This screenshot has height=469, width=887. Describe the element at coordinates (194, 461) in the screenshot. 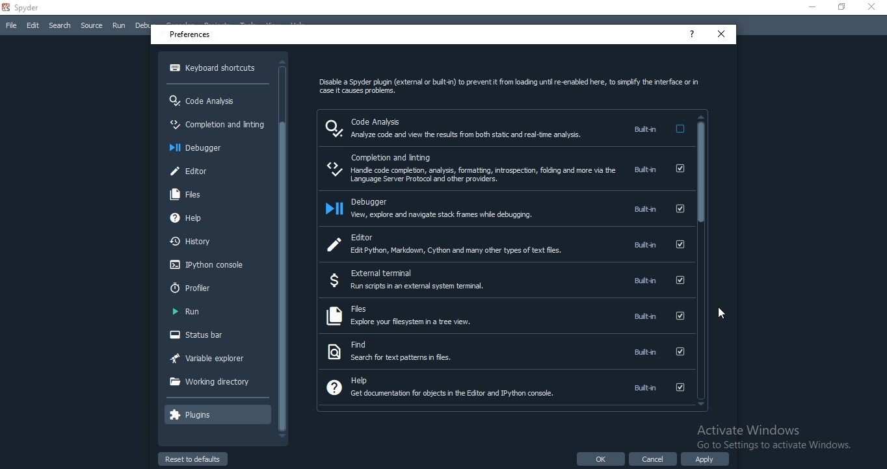

I see `reset to defaults` at that location.